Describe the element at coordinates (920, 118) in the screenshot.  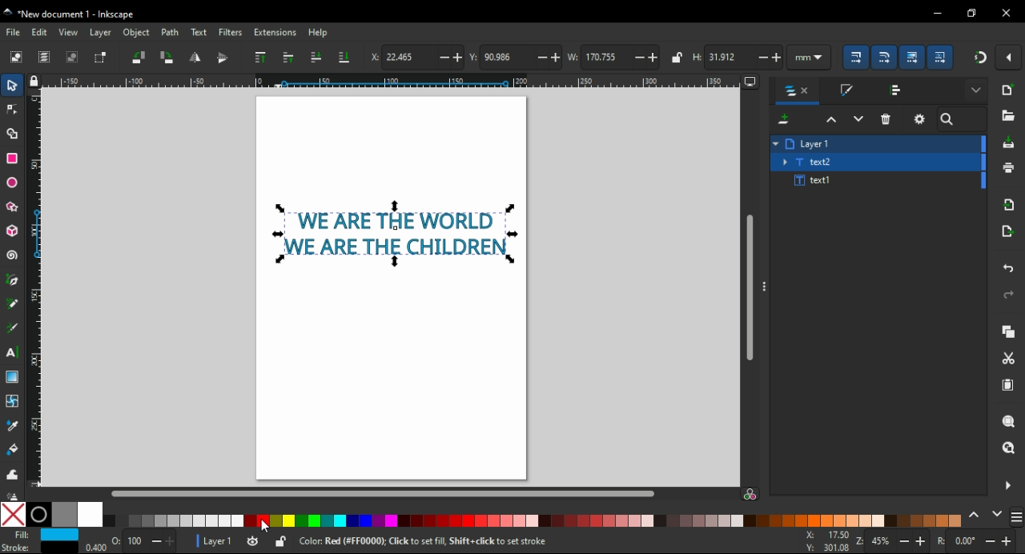
I see `layer settings` at that location.